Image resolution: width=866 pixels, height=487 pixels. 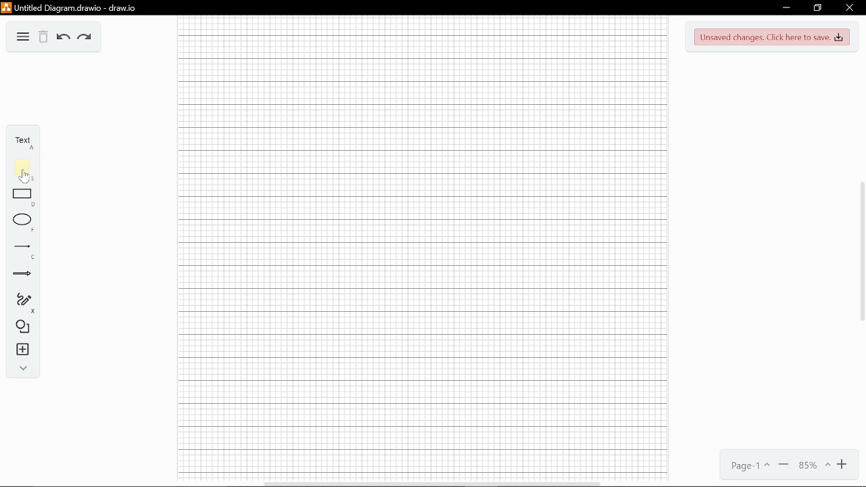 What do you see at coordinates (20, 141) in the screenshot?
I see `Text` at bounding box center [20, 141].